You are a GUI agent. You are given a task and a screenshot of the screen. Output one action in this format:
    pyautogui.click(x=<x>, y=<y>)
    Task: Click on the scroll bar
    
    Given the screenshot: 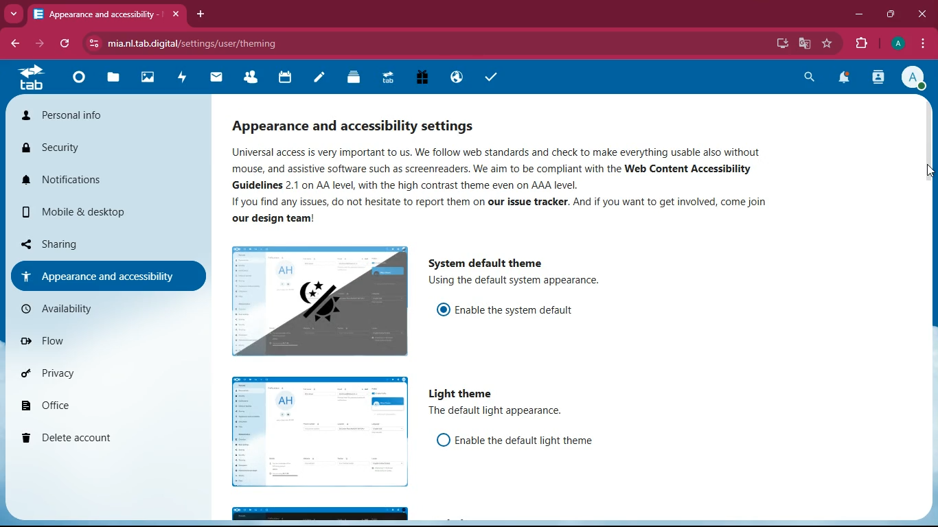 What is the action you would take?
    pyautogui.click(x=925, y=146)
    